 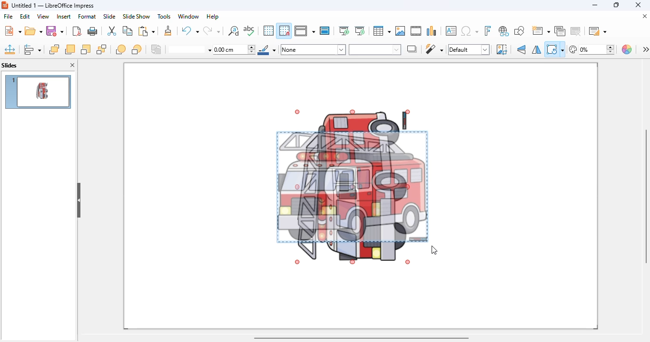 What do you see at coordinates (5, 5) in the screenshot?
I see `logo` at bounding box center [5, 5].